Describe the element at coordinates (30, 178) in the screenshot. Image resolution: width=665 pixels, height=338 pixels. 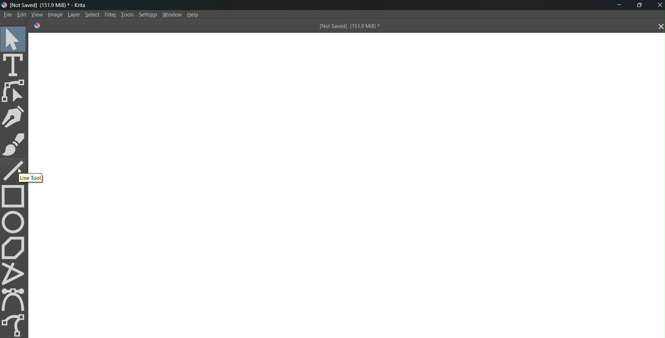
I see `Line Tool` at that location.